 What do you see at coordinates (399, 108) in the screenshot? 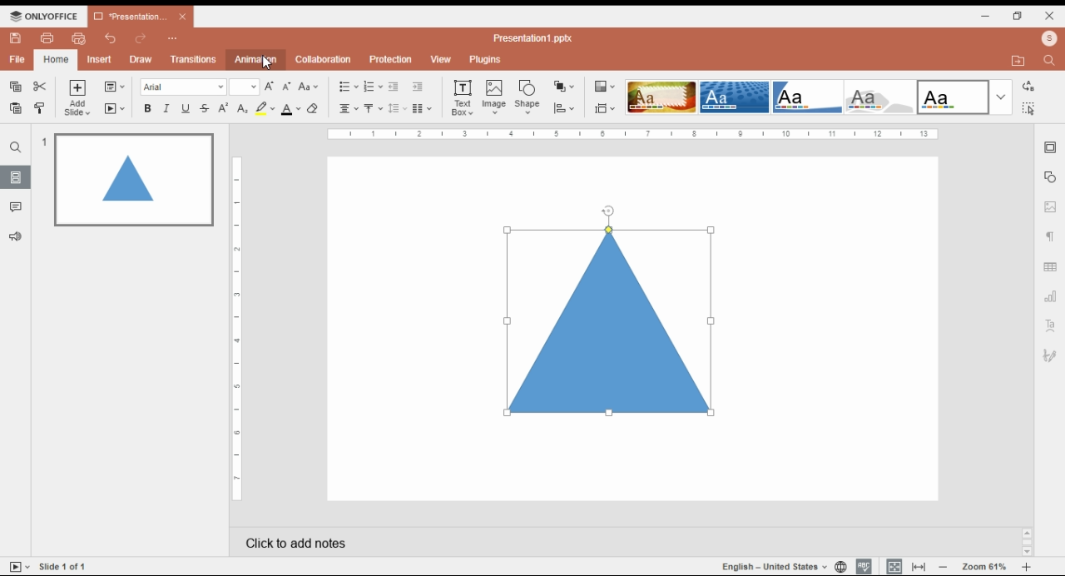
I see `line spacing` at bounding box center [399, 108].